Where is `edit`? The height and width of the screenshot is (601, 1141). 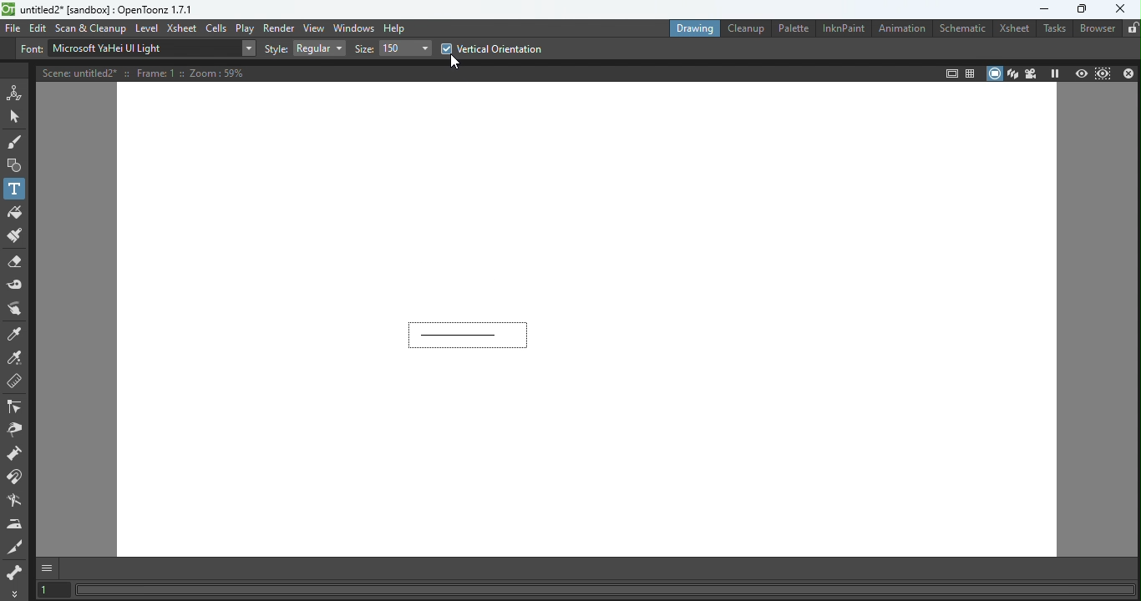
edit is located at coordinates (40, 28).